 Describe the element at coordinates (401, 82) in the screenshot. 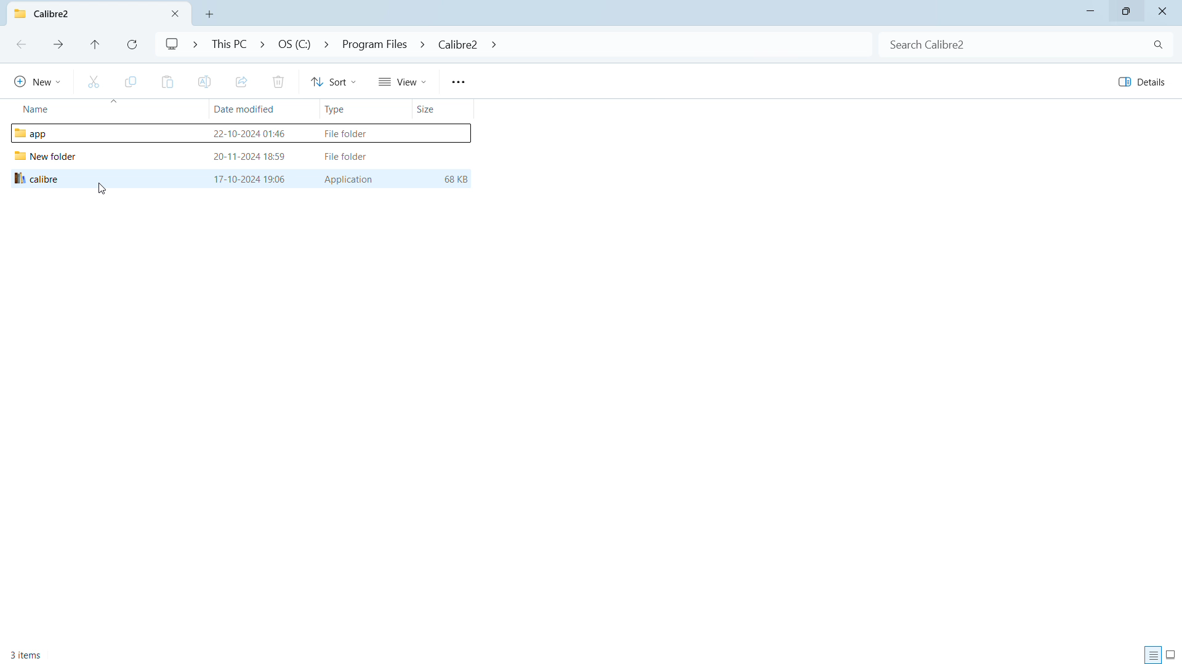

I see `view` at that location.